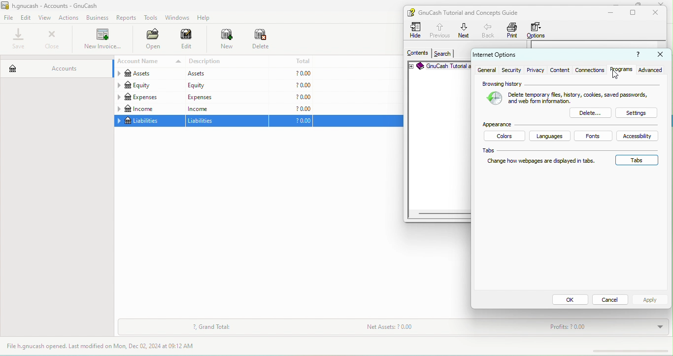 The height and width of the screenshot is (356, 673). I want to click on apply, so click(650, 300).